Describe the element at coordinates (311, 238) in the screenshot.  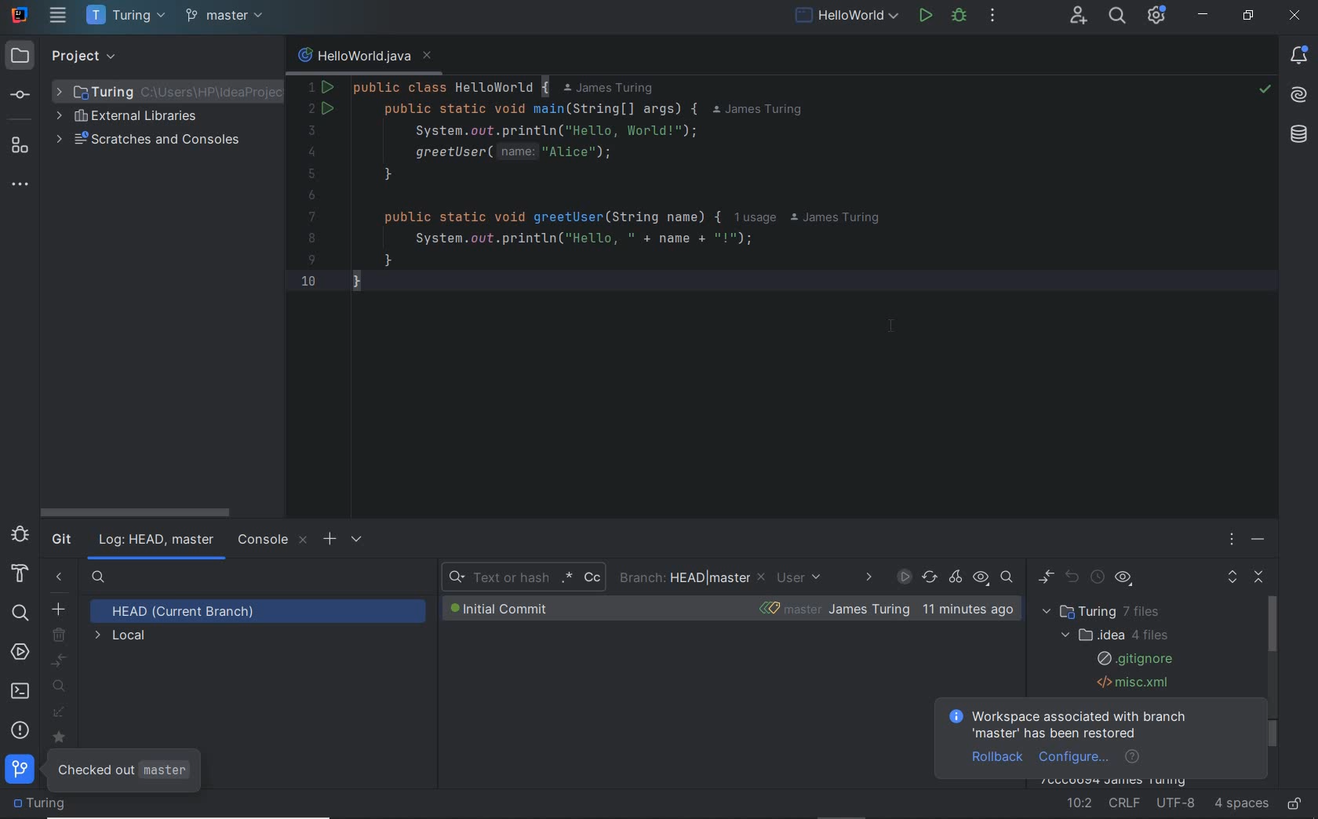
I see `8` at that location.